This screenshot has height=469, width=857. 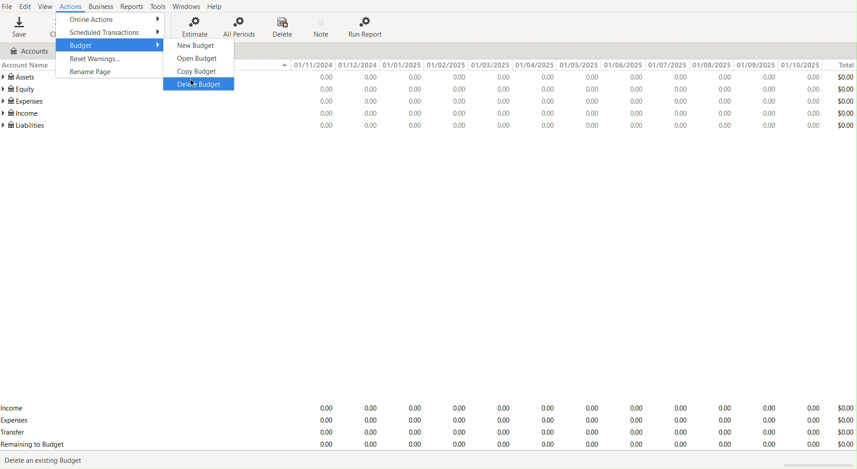 What do you see at coordinates (16, 421) in the screenshot?
I see `Expenses` at bounding box center [16, 421].